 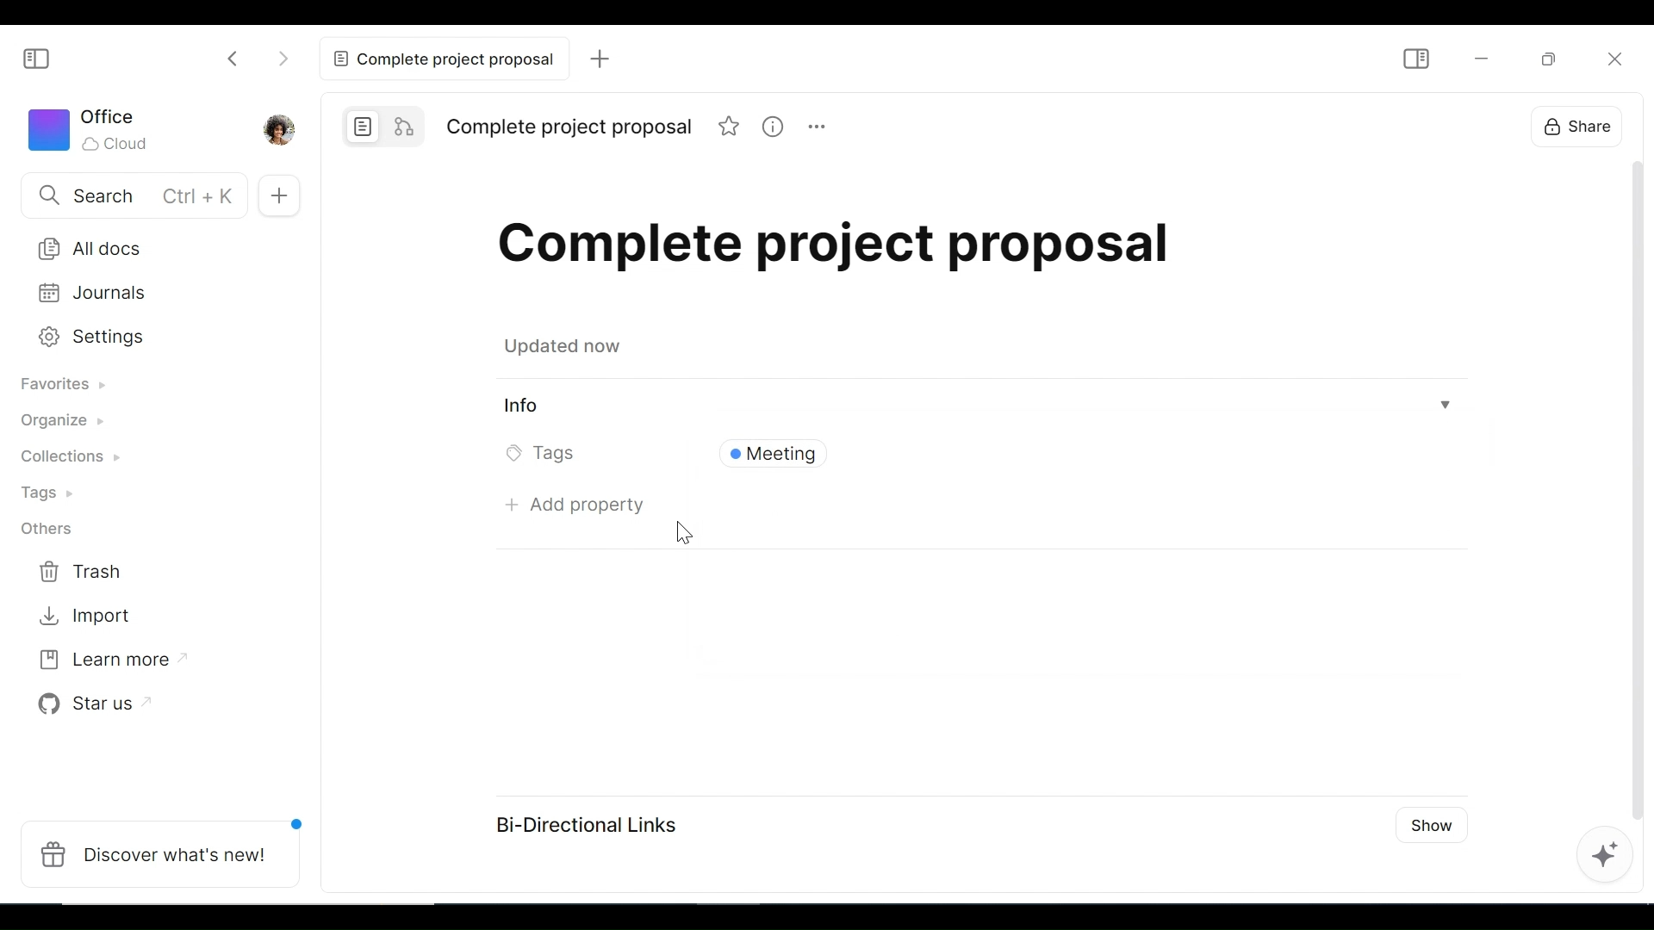 What do you see at coordinates (82, 617) in the screenshot?
I see `Import` at bounding box center [82, 617].